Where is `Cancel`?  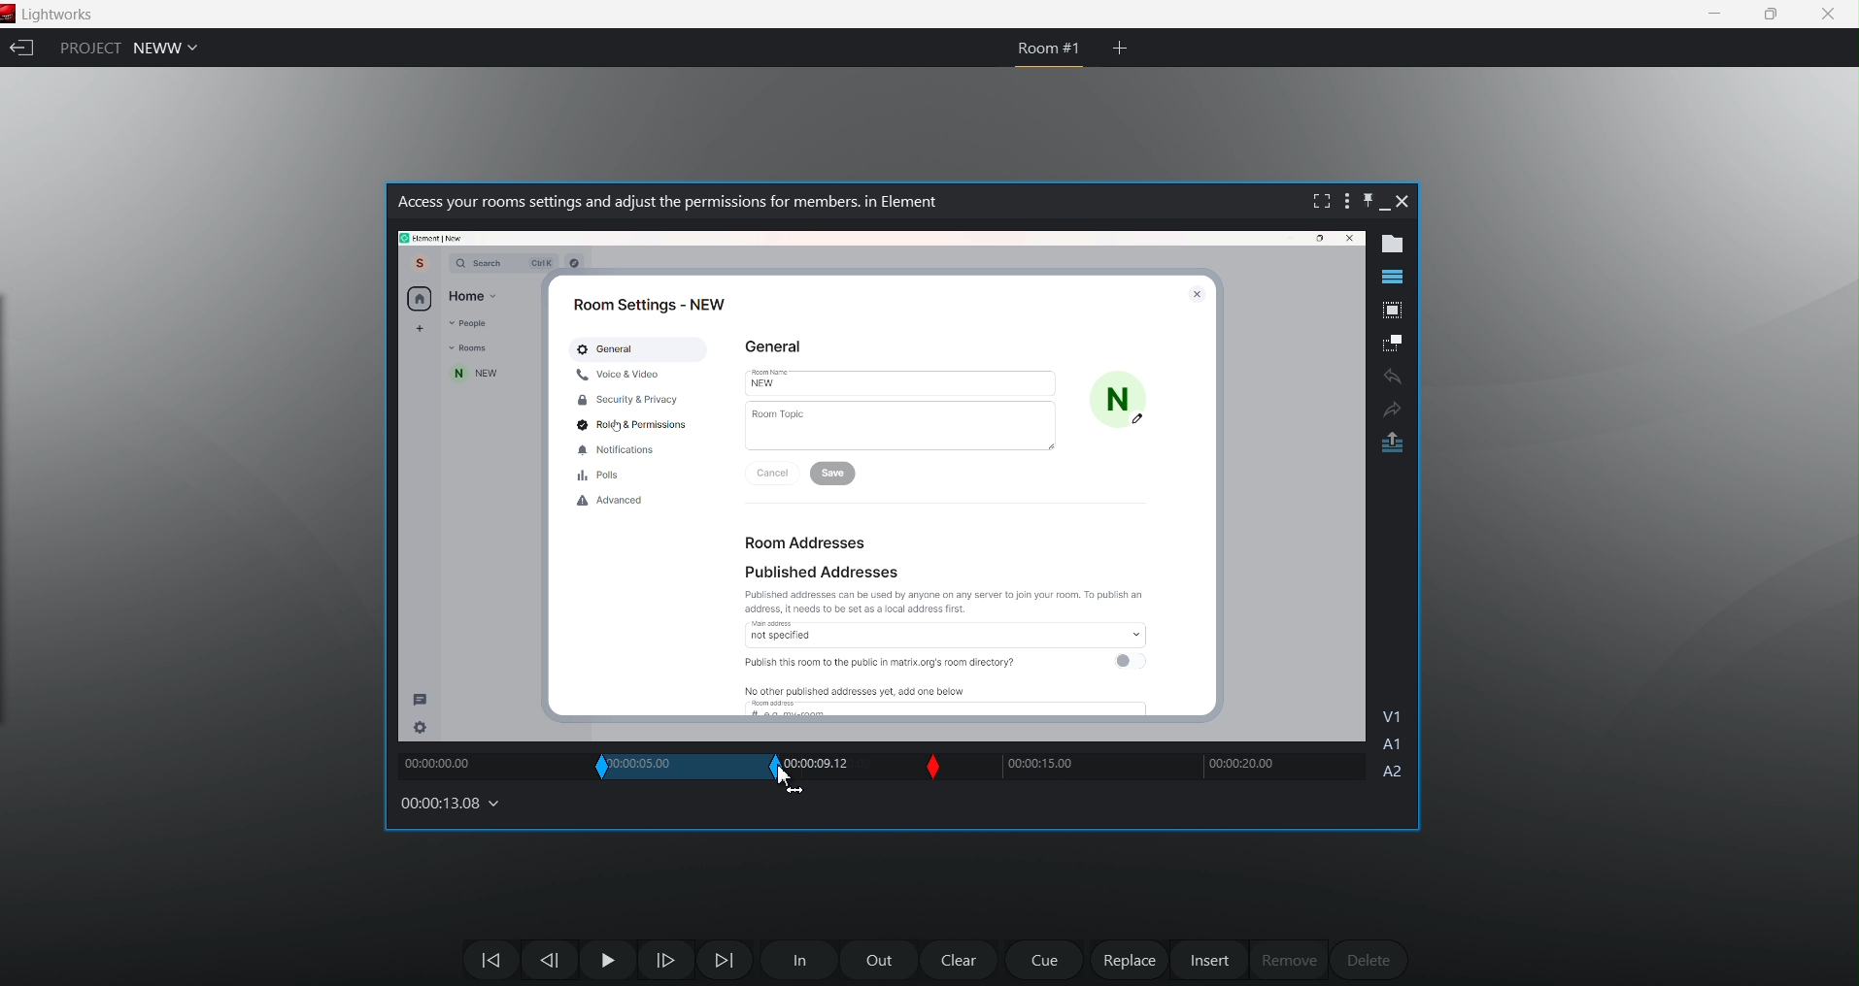 Cancel is located at coordinates (775, 471).